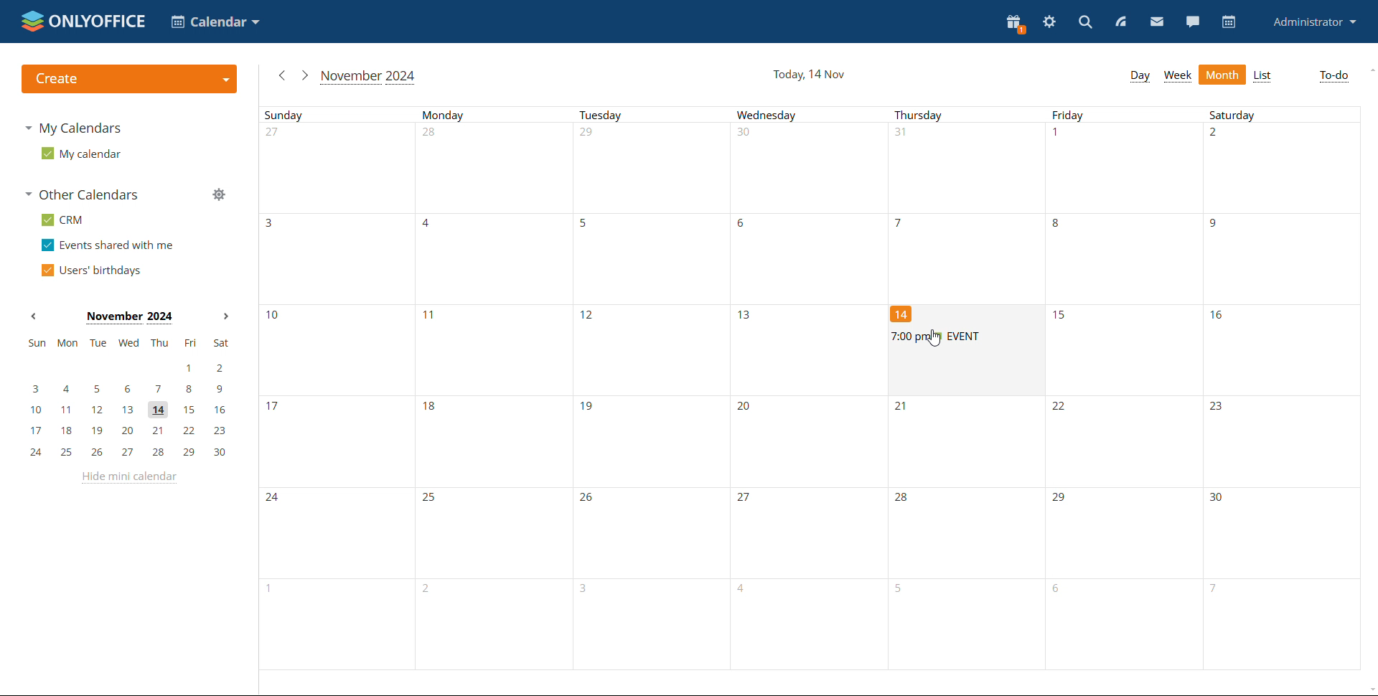 This screenshot has height=696, width=1378. I want to click on week view, so click(1178, 76).